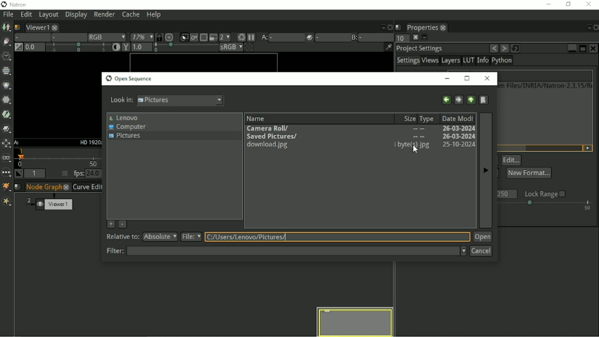  I want to click on Close, so click(488, 78).